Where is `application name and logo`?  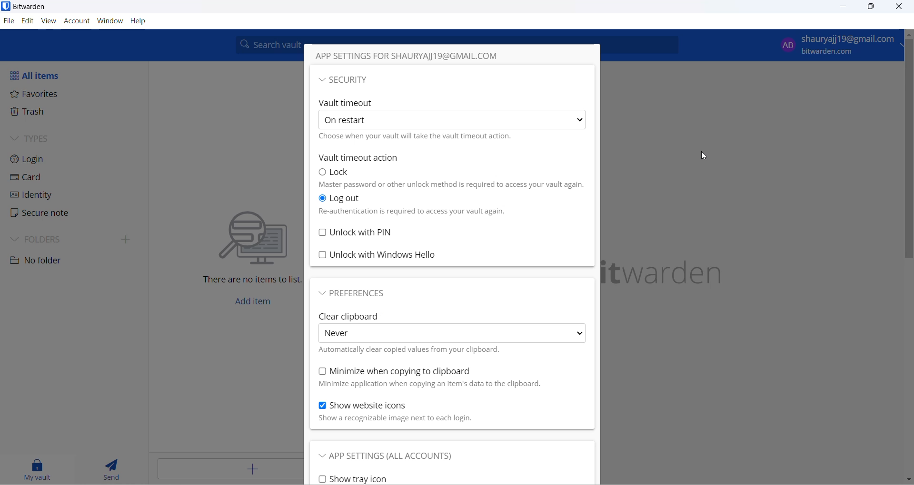 application name and logo is located at coordinates (28, 5).